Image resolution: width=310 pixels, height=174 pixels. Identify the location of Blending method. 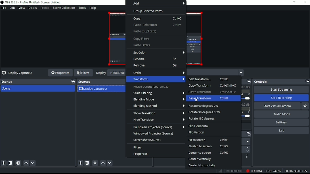
(158, 106).